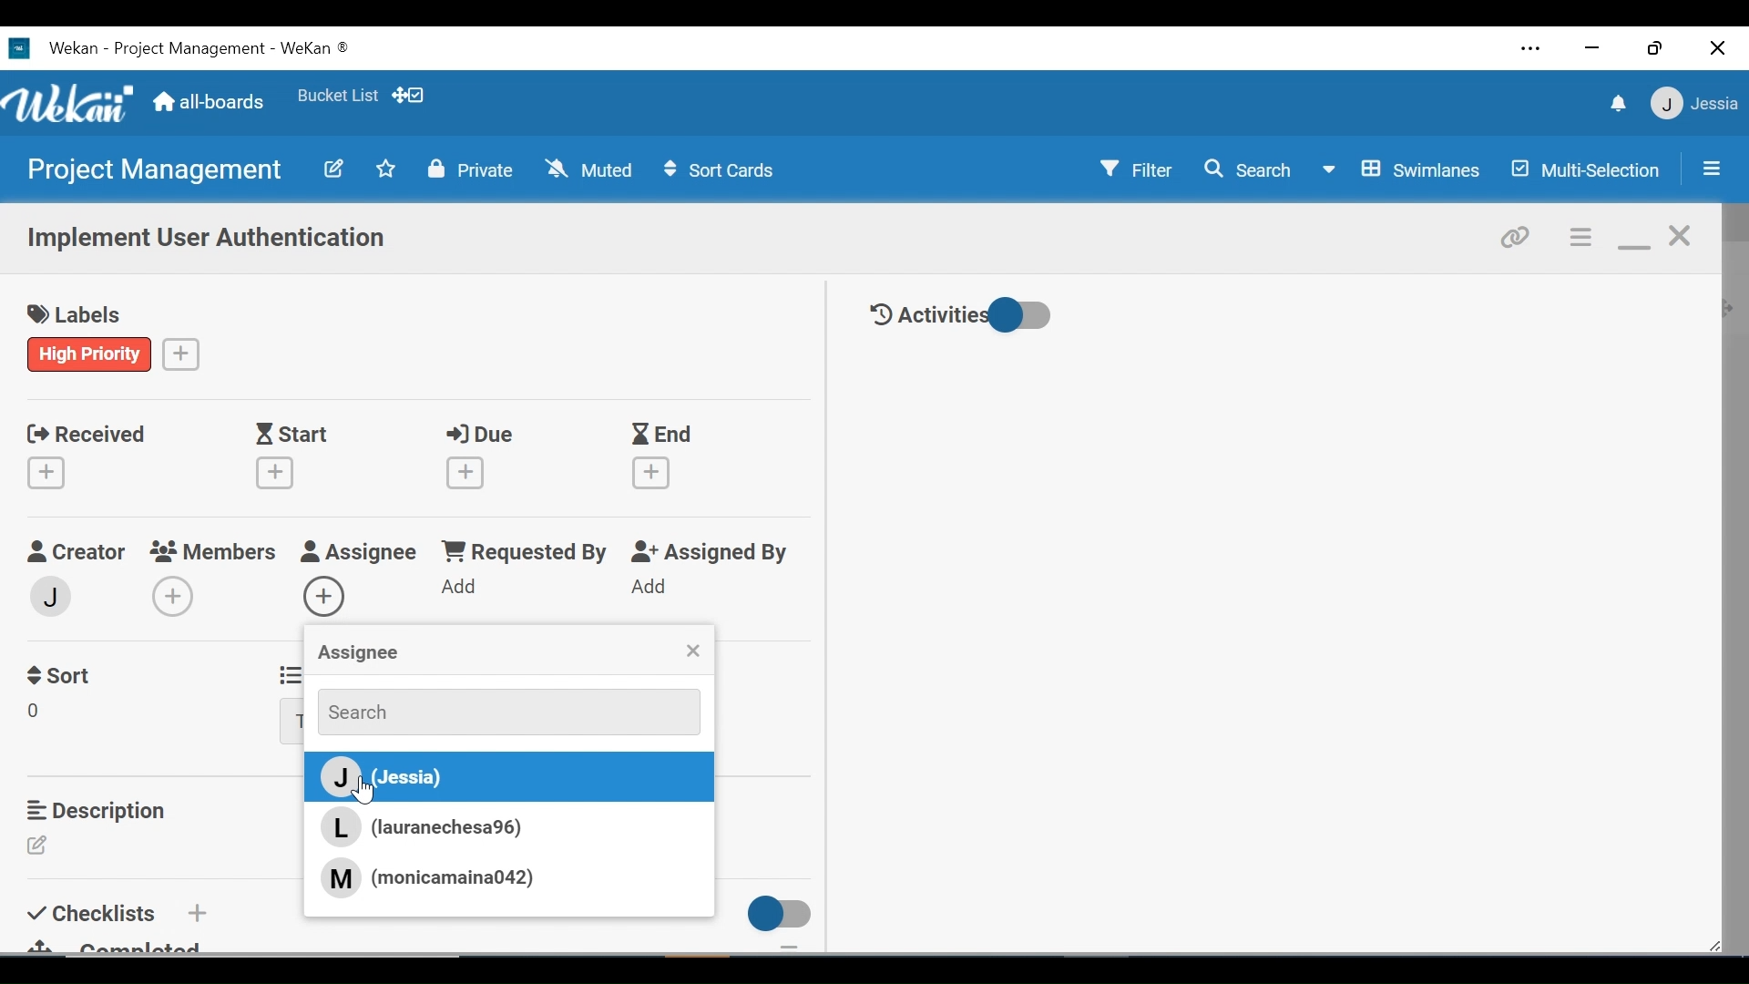 This screenshot has width=1749, height=984. What do you see at coordinates (1405, 168) in the screenshot?
I see `Board View swimlanes` at bounding box center [1405, 168].